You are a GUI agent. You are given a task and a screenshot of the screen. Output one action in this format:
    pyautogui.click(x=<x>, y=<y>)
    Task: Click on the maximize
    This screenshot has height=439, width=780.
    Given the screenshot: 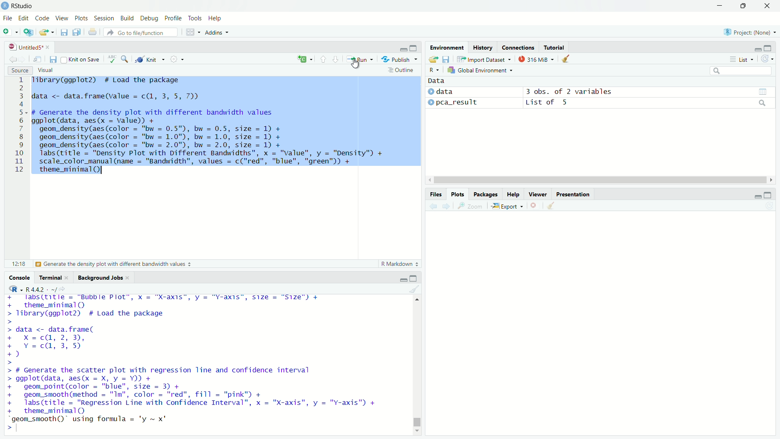 What is the action you would take?
    pyautogui.click(x=413, y=278)
    